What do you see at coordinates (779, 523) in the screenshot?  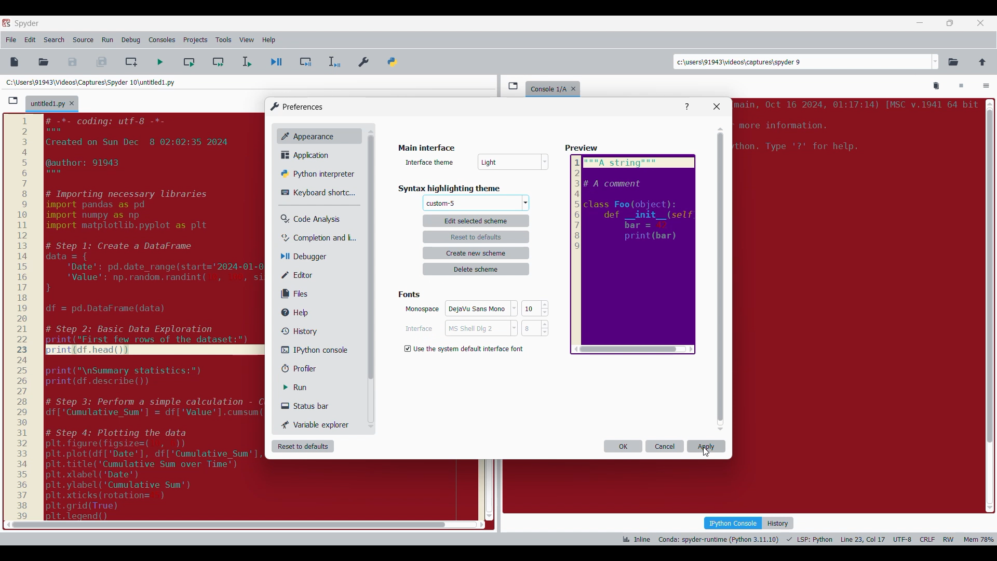 I see `History` at bounding box center [779, 523].